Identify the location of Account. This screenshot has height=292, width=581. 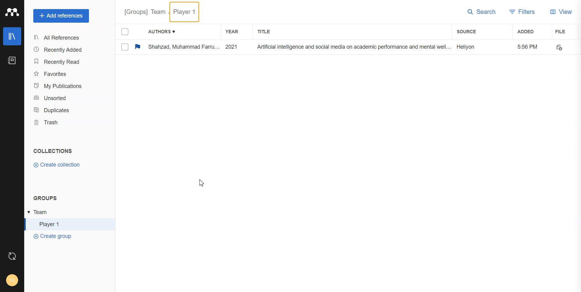
(12, 280).